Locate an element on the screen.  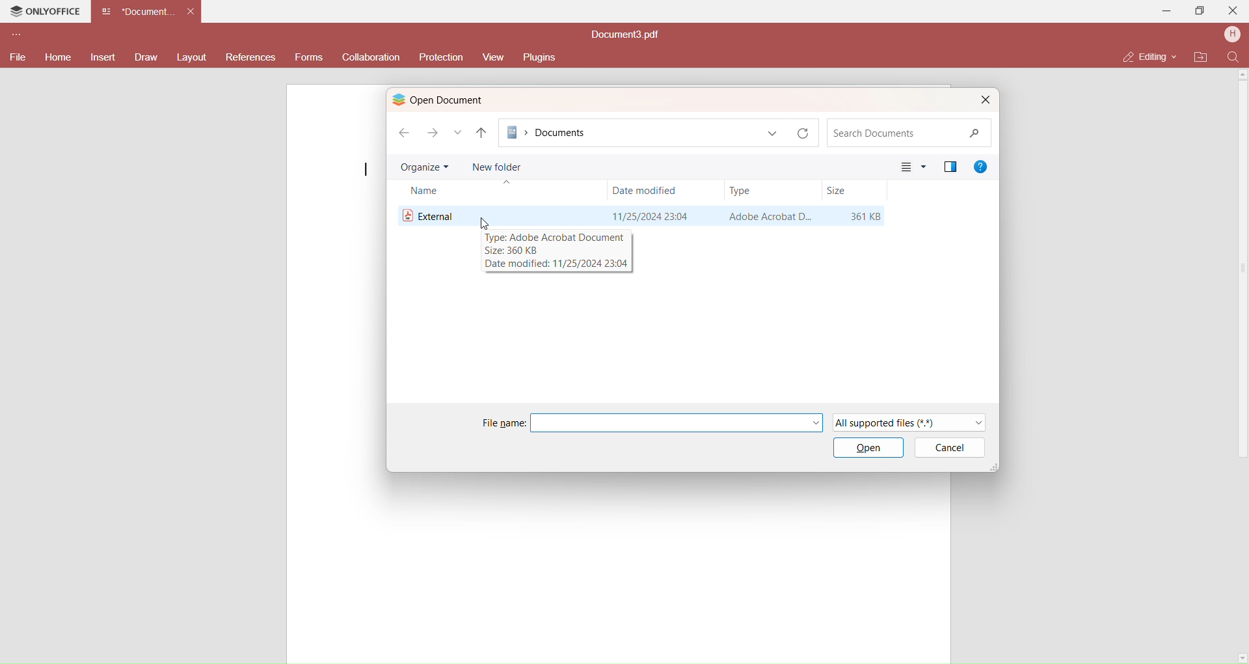
forward is located at coordinates (433, 135).